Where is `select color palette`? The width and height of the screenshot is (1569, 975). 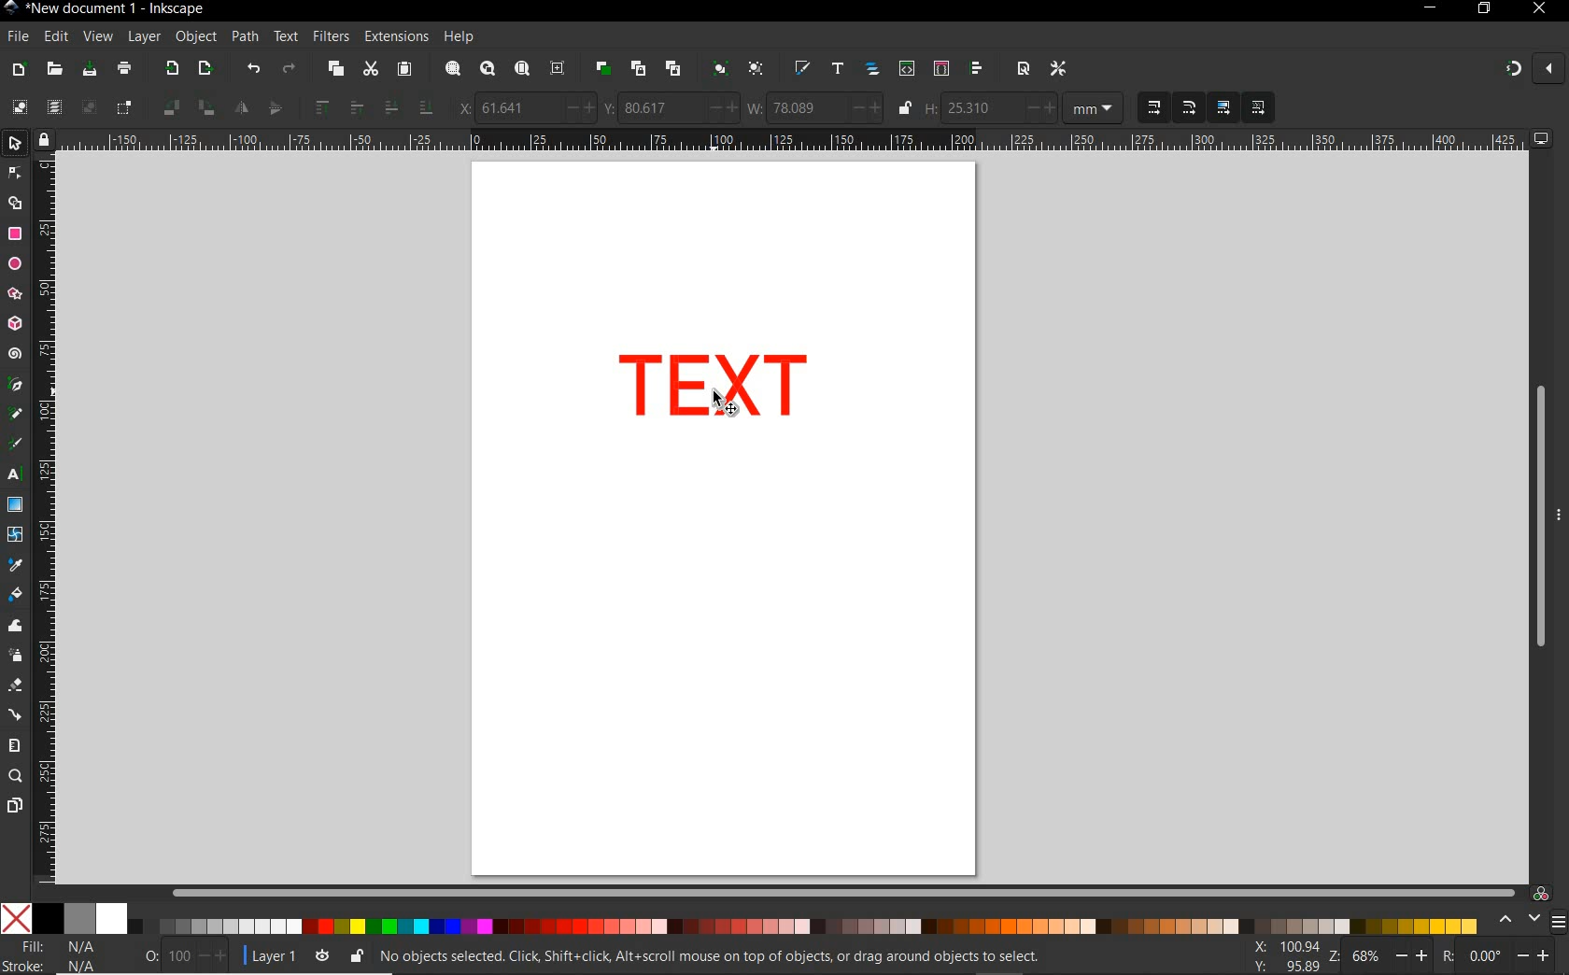 select color palette is located at coordinates (1529, 920).